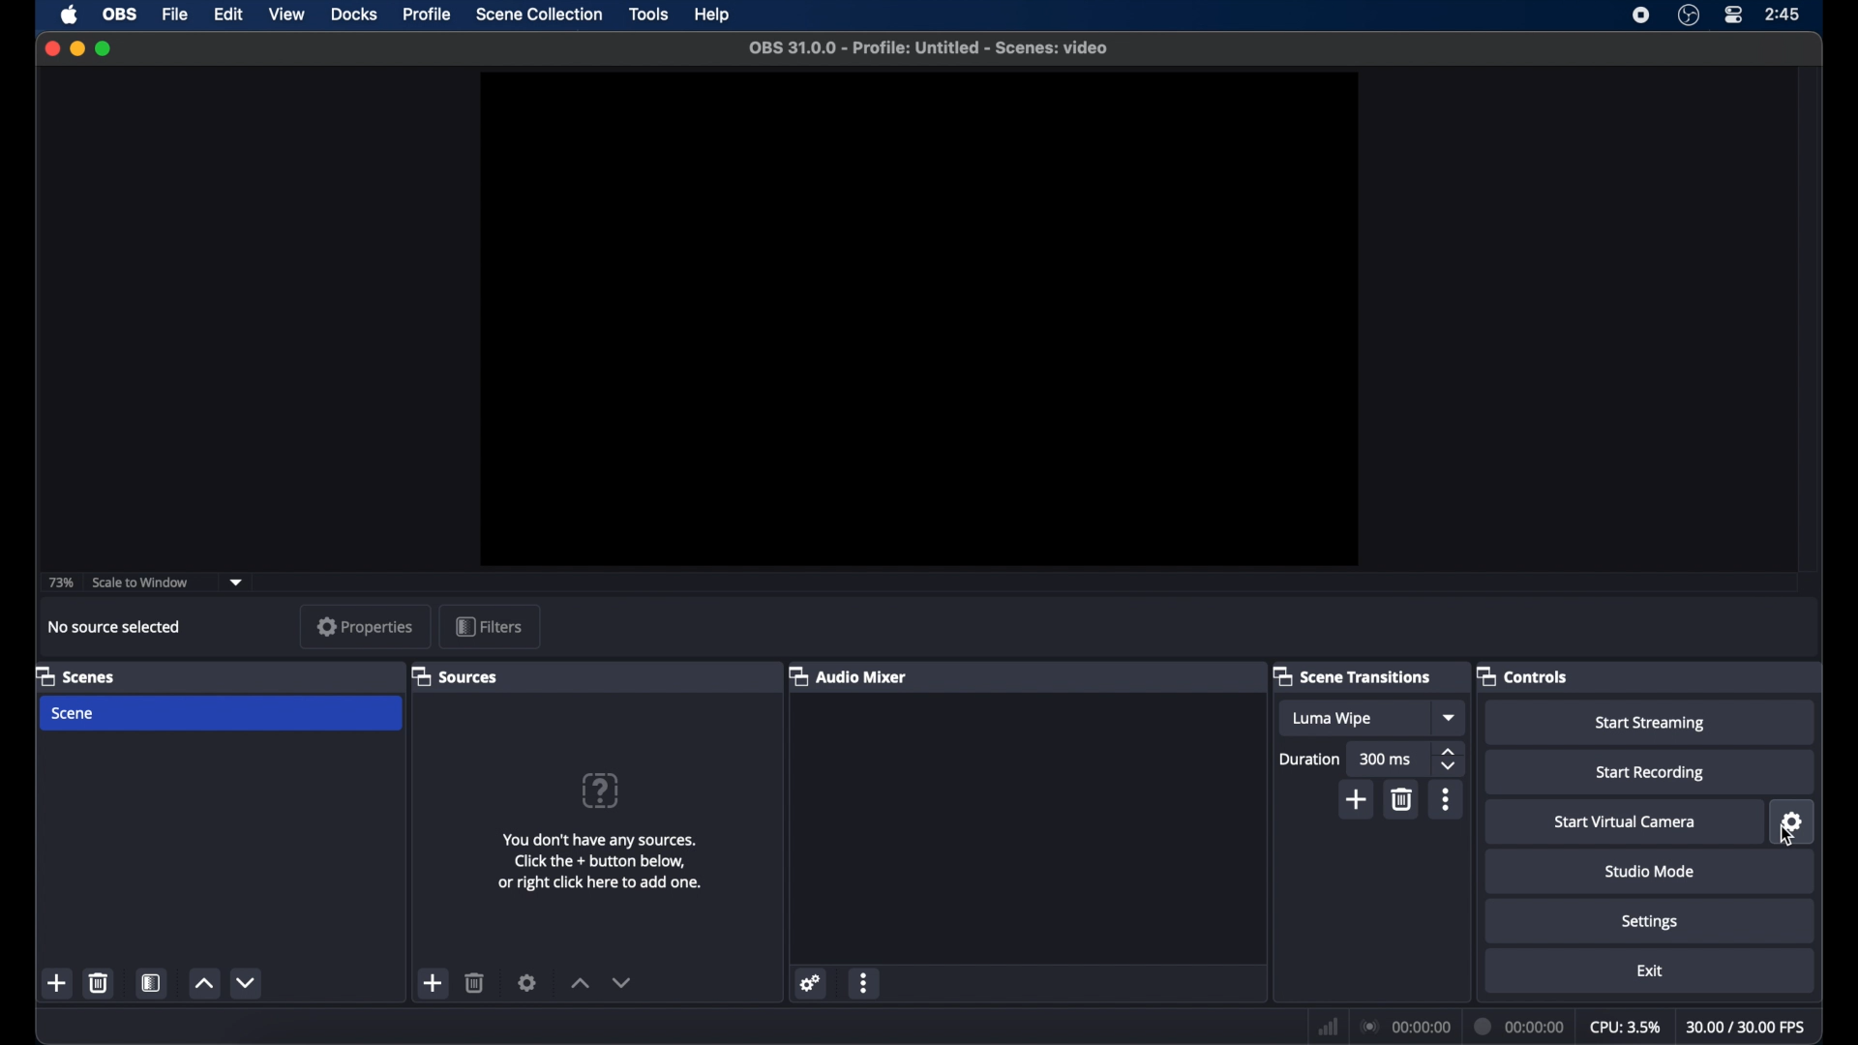 This screenshot has width=1858, height=1045. I want to click on increment, so click(579, 982).